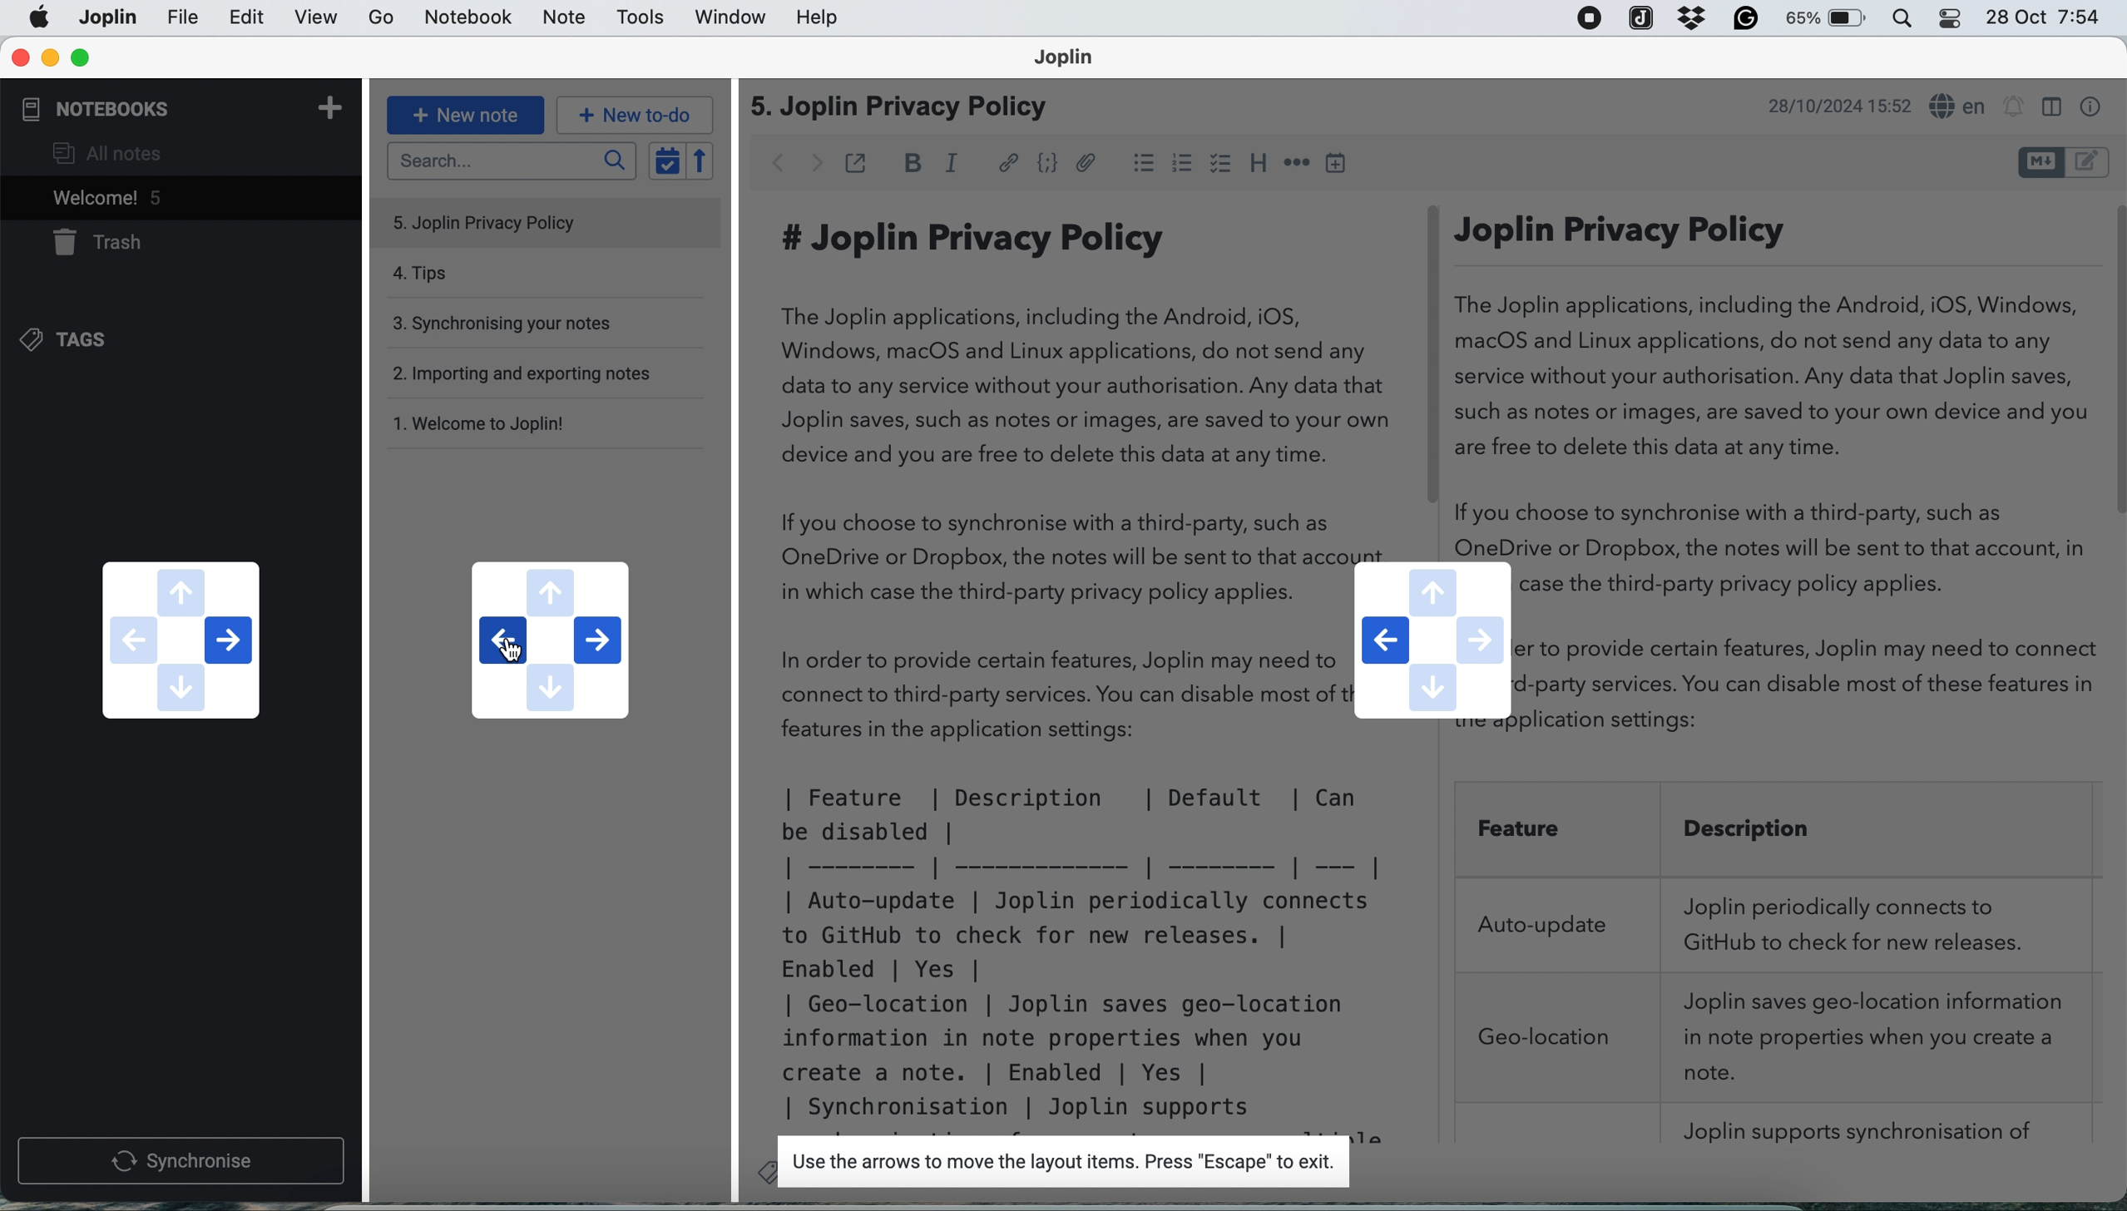  Describe the element at coordinates (1910, 19) in the screenshot. I see `control center` at that location.